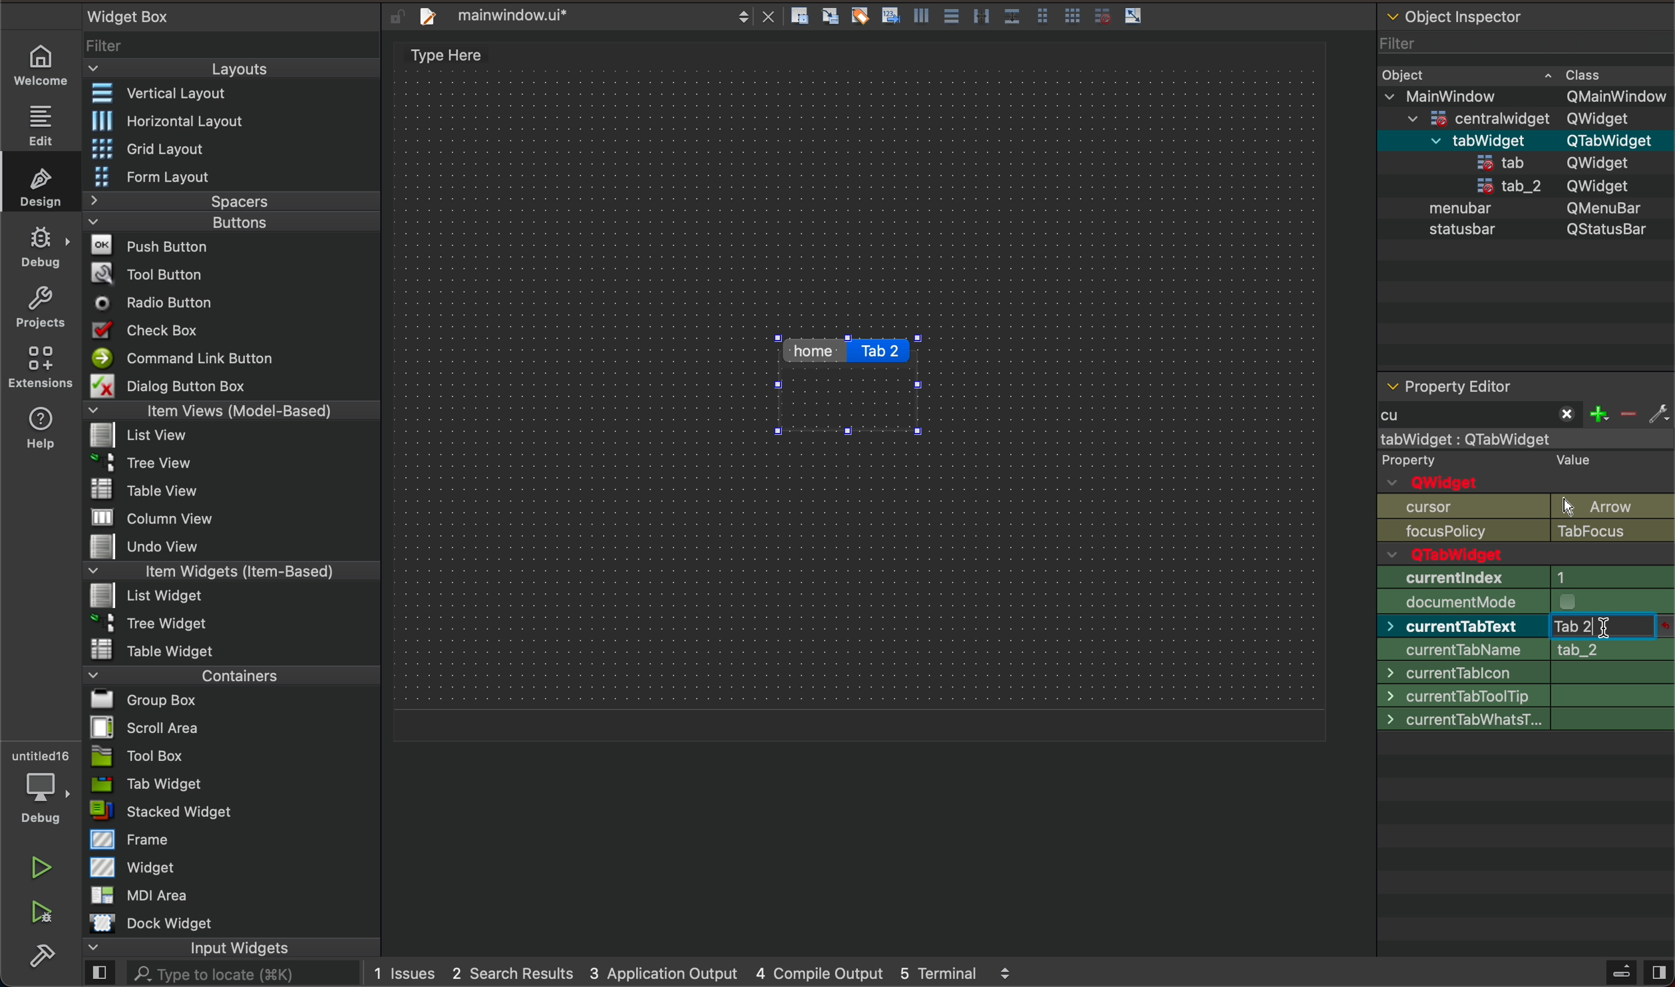 This screenshot has height=987, width=1675. Describe the element at coordinates (149, 726) in the screenshot. I see `Scroll Area` at that location.